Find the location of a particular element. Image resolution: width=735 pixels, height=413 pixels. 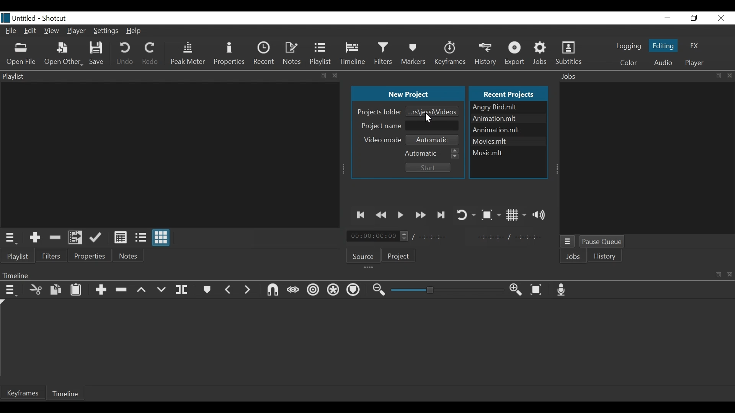

Markers is located at coordinates (414, 54).